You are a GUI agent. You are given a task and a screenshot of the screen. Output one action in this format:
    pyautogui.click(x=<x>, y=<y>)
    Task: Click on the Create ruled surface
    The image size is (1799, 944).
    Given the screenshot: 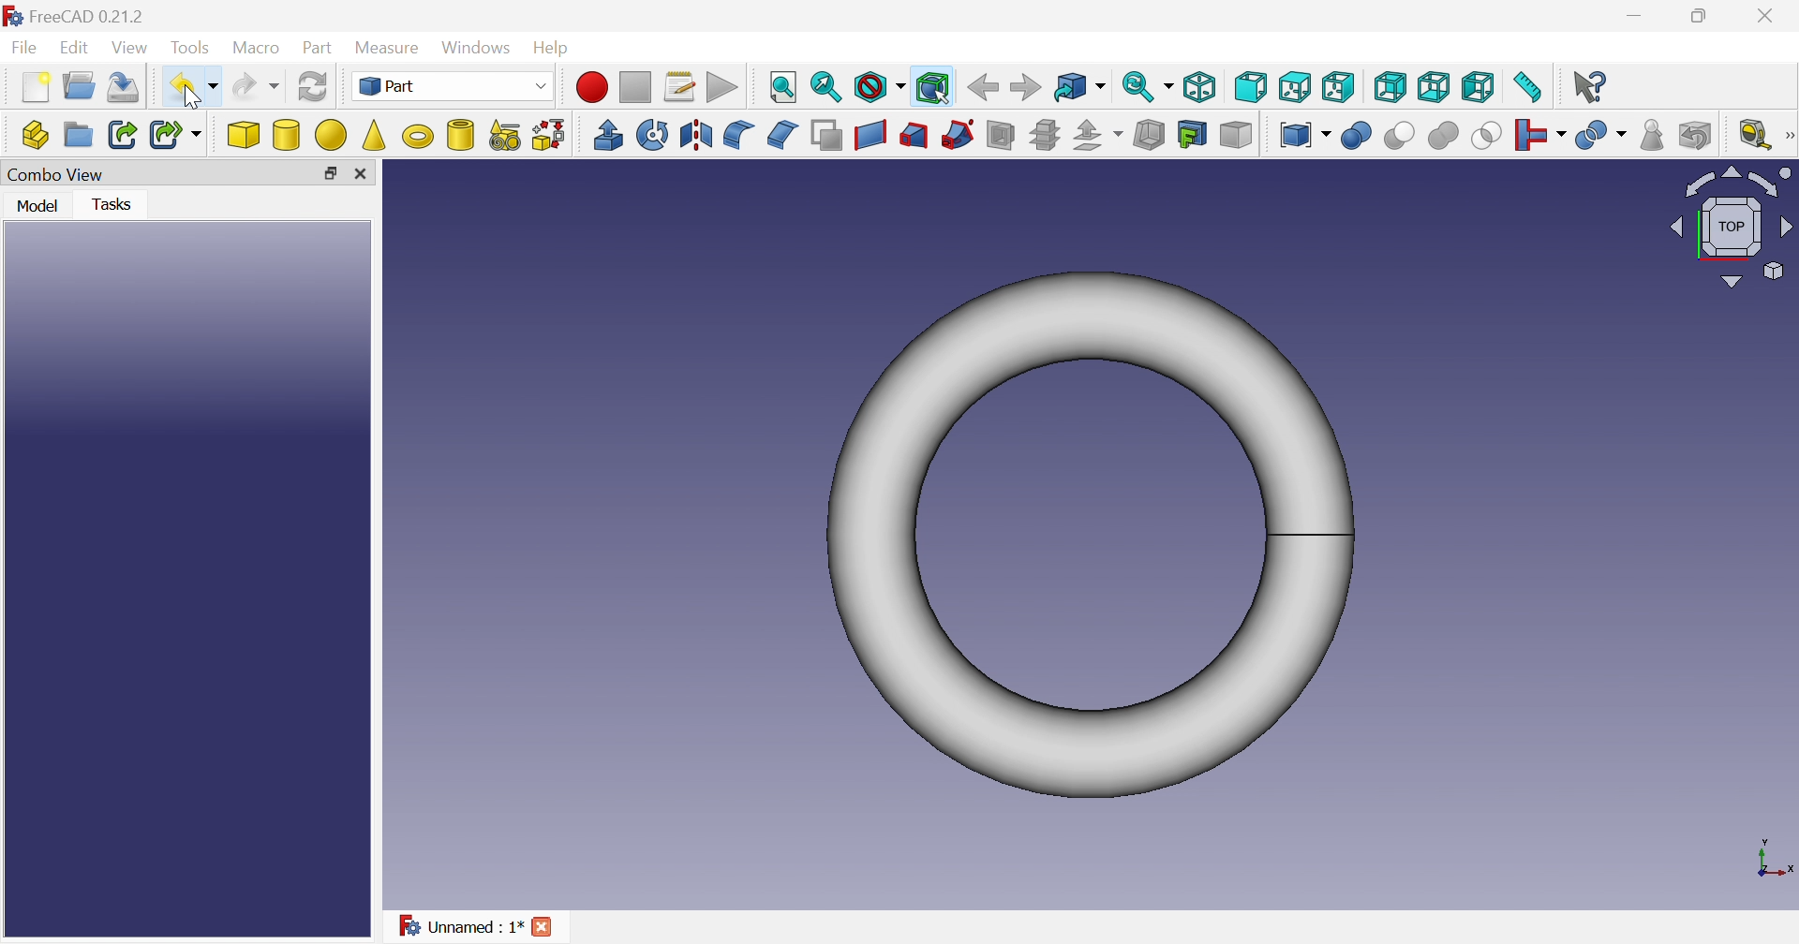 What is the action you would take?
    pyautogui.click(x=870, y=136)
    